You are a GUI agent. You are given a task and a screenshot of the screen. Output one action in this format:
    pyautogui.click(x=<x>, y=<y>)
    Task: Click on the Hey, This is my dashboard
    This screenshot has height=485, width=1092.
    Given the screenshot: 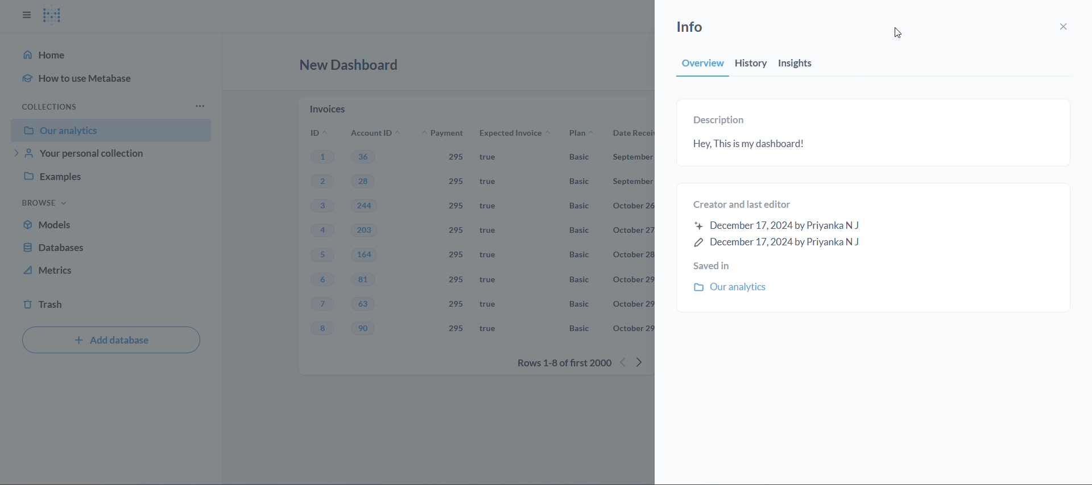 What is the action you would take?
    pyautogui.click(x=868, y=145)
    